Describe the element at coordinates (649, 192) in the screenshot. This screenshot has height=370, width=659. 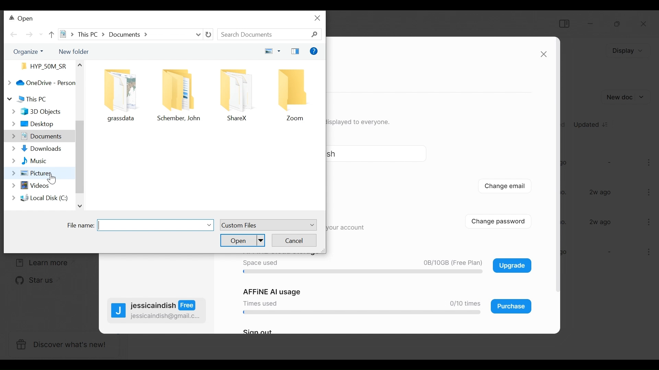
I see `more options` at that location.